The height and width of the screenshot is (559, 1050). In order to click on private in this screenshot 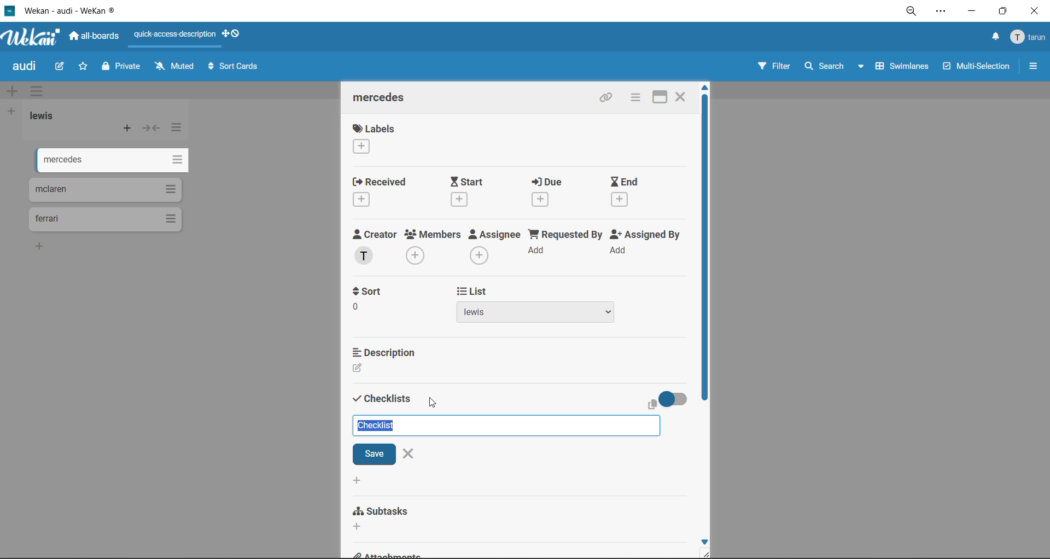, I will do `click(122, 68)`.